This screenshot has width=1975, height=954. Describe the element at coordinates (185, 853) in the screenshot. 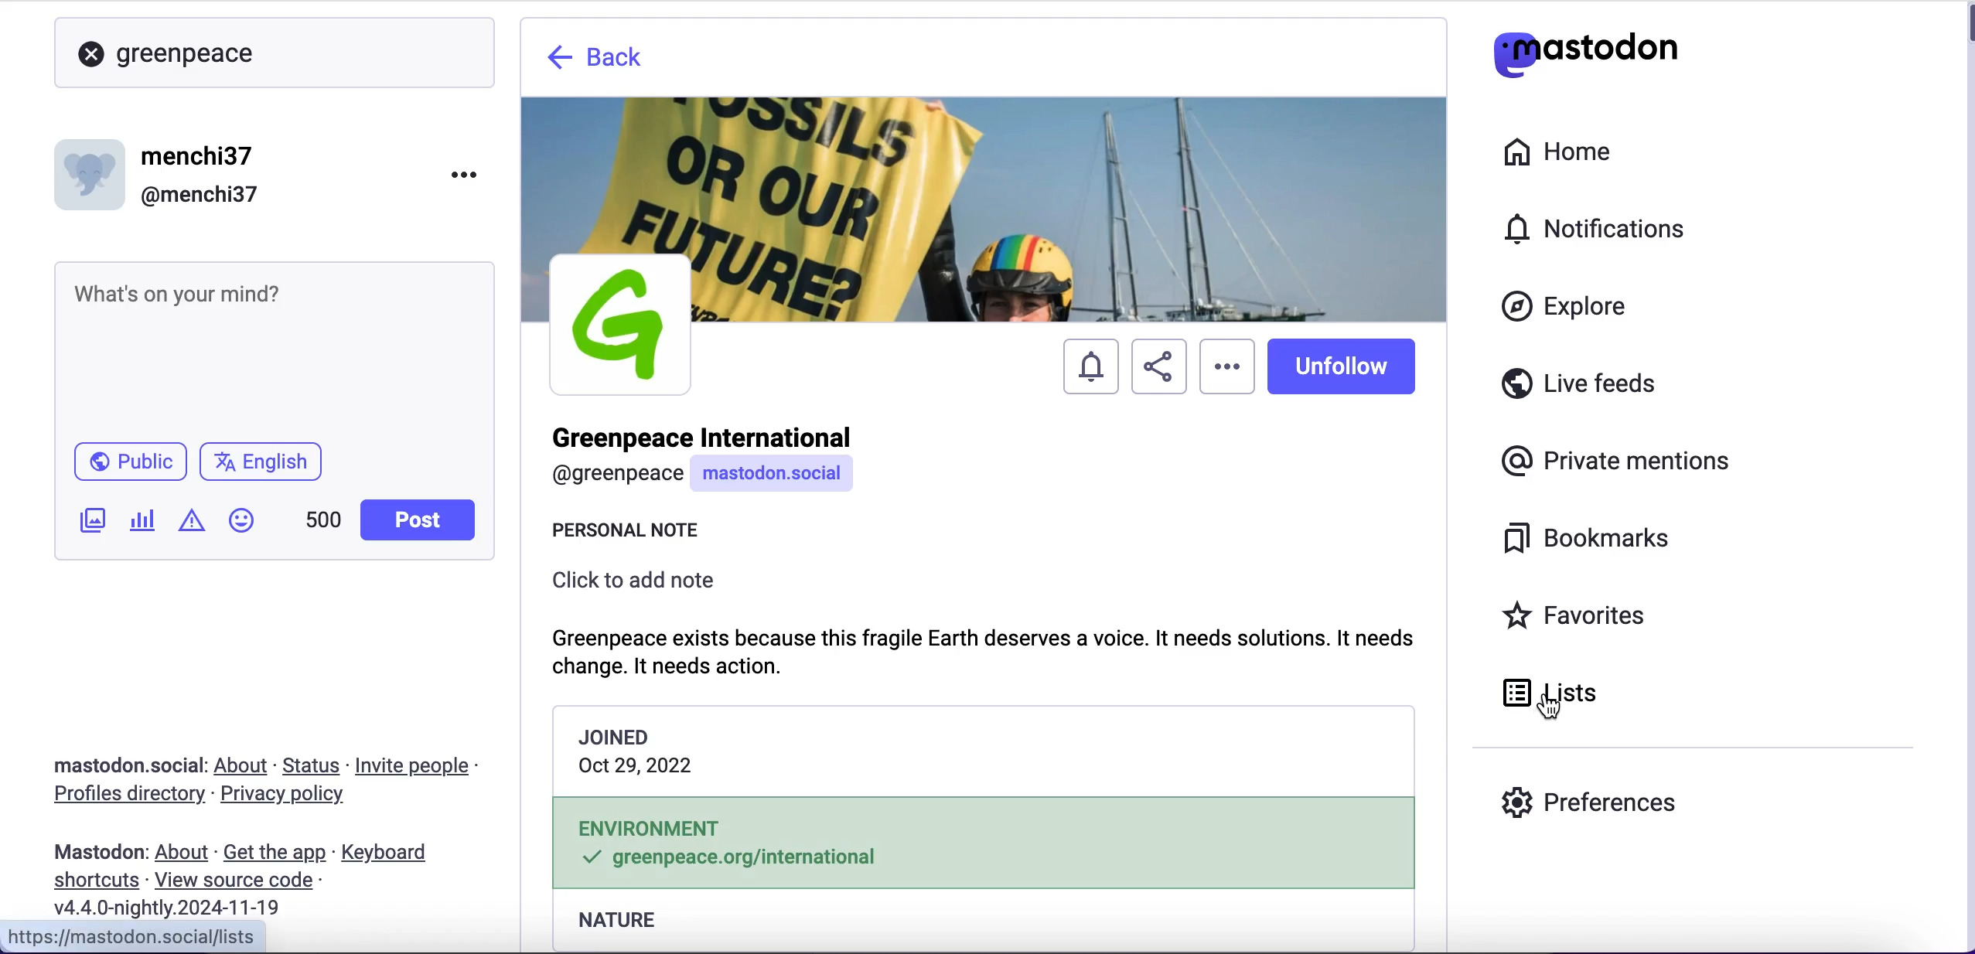

I see `about` at that location.